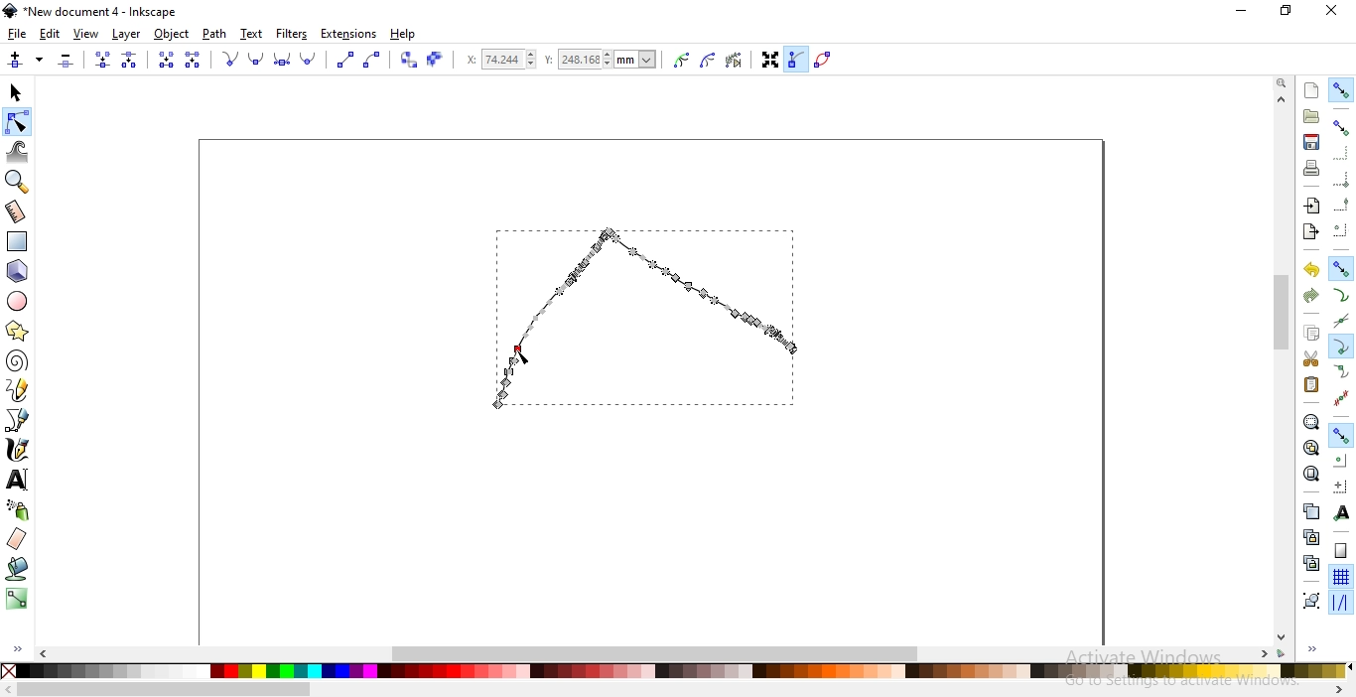  What do you see at coordinates (15, 61) in the screenshot?
I see `insert new nodes into selected segments` at bounding box center [15, 61].